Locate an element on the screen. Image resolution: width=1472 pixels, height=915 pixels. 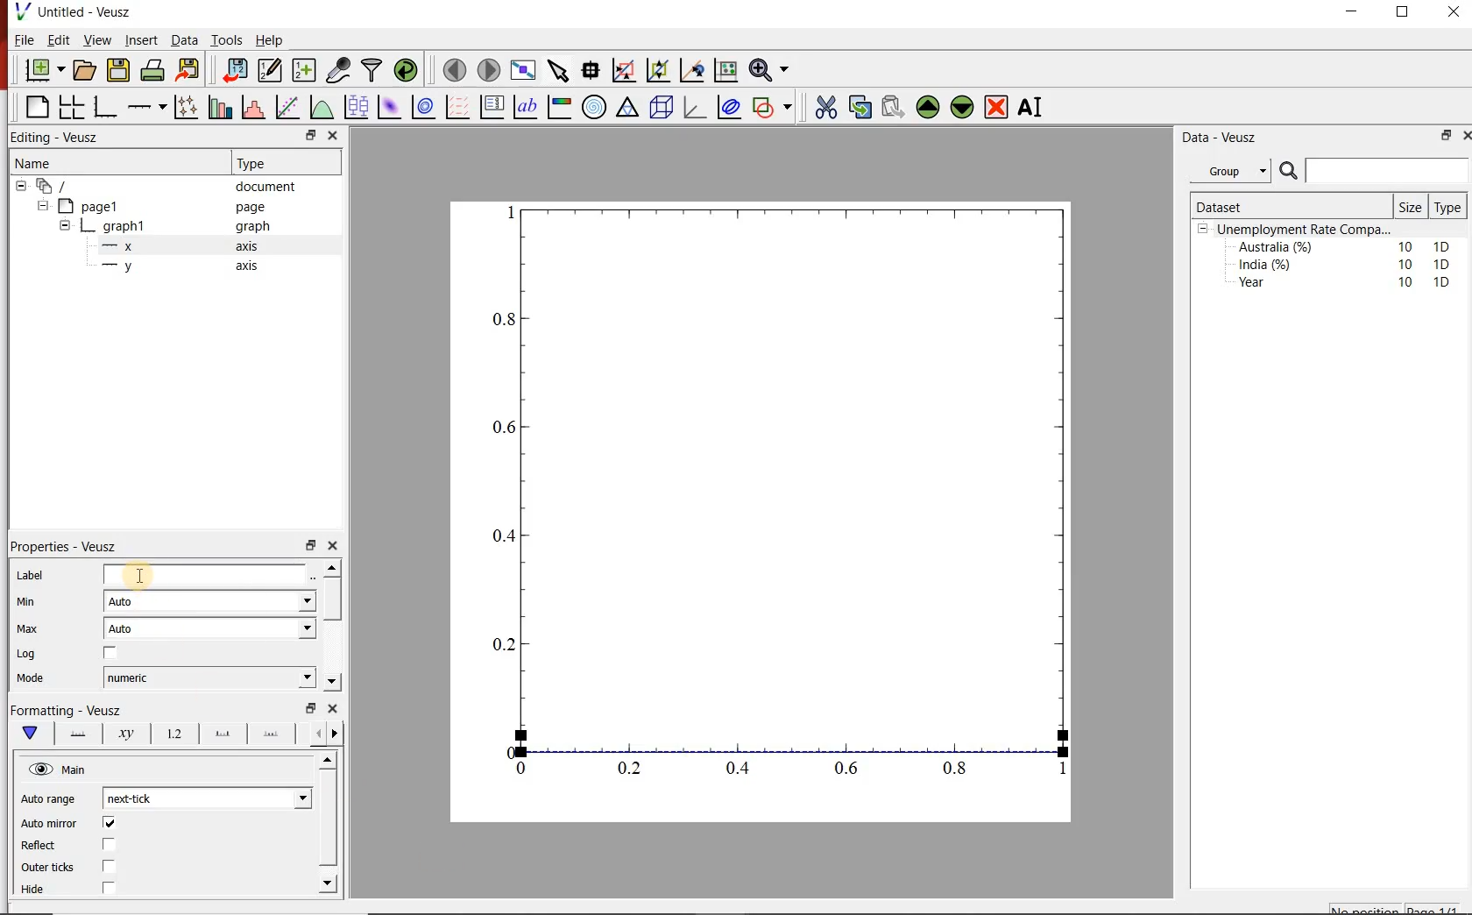
click to resset graph axes is located at coordinates (726, 68).